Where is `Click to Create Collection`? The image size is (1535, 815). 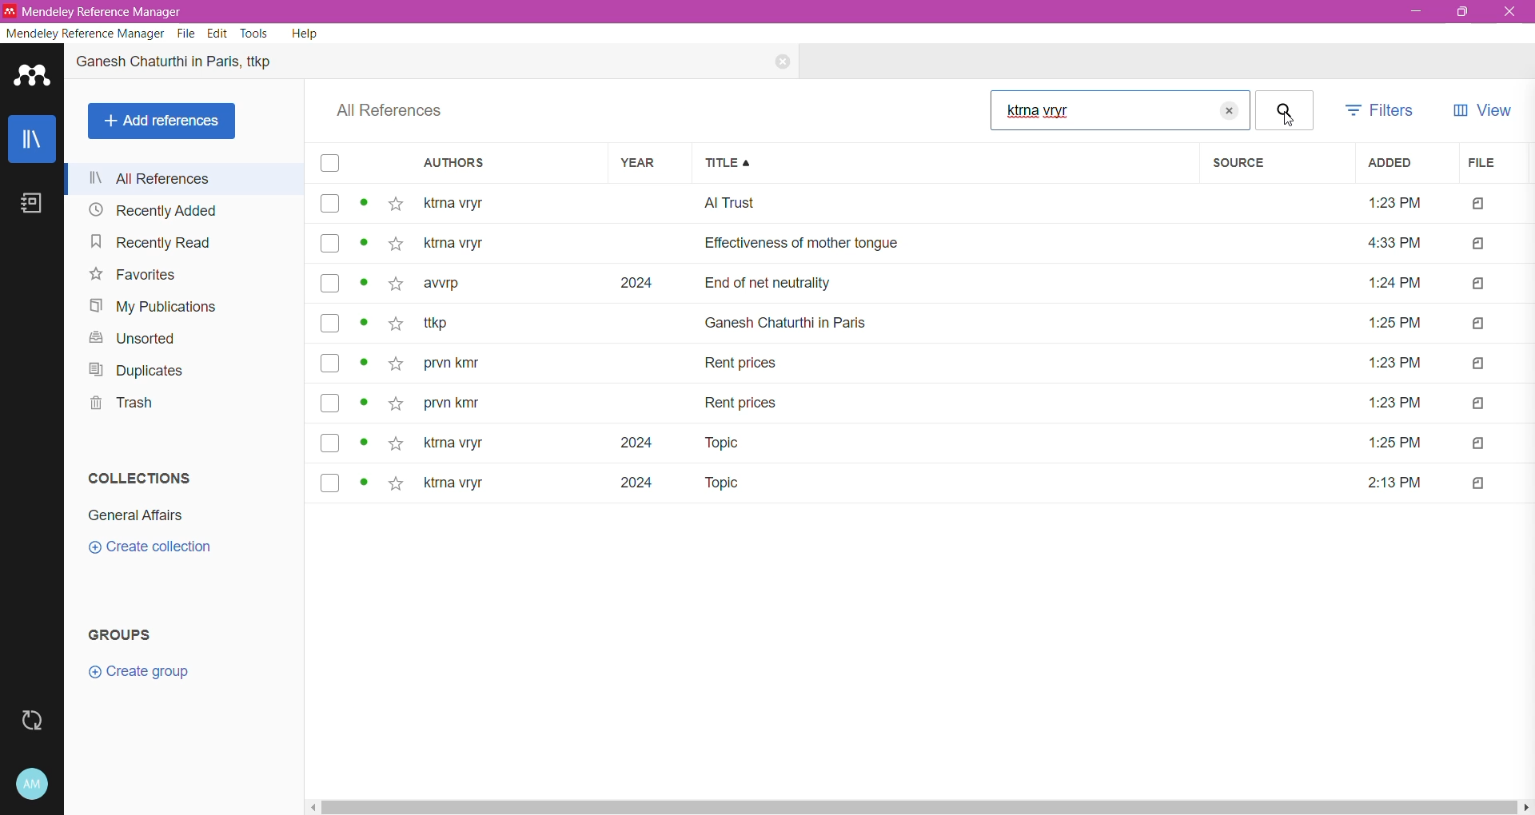
Click to Create Collection is located at coordinates (150, 548).